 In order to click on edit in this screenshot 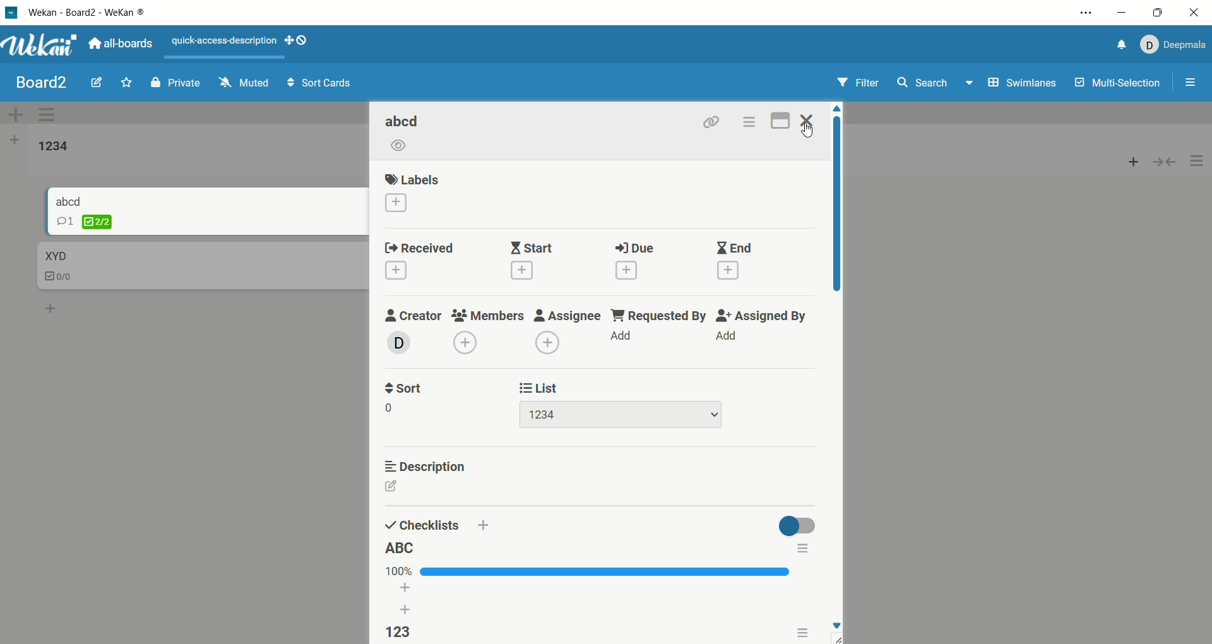, I will do `click(92, 83)`.